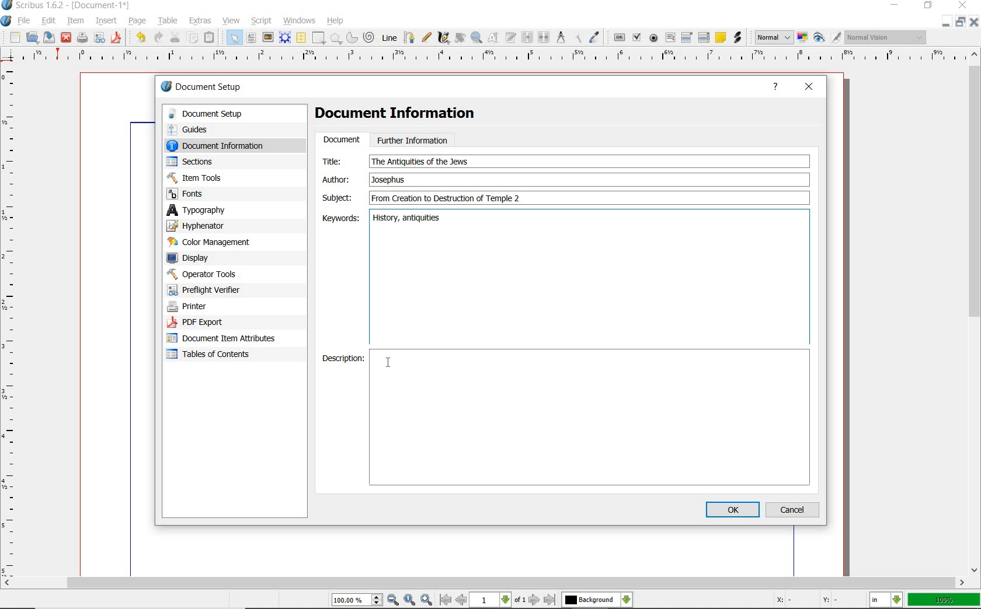 Image resolution: width=981 pixels, height=609 pixels. I want to click on calligraphic line, so click(444, 38).